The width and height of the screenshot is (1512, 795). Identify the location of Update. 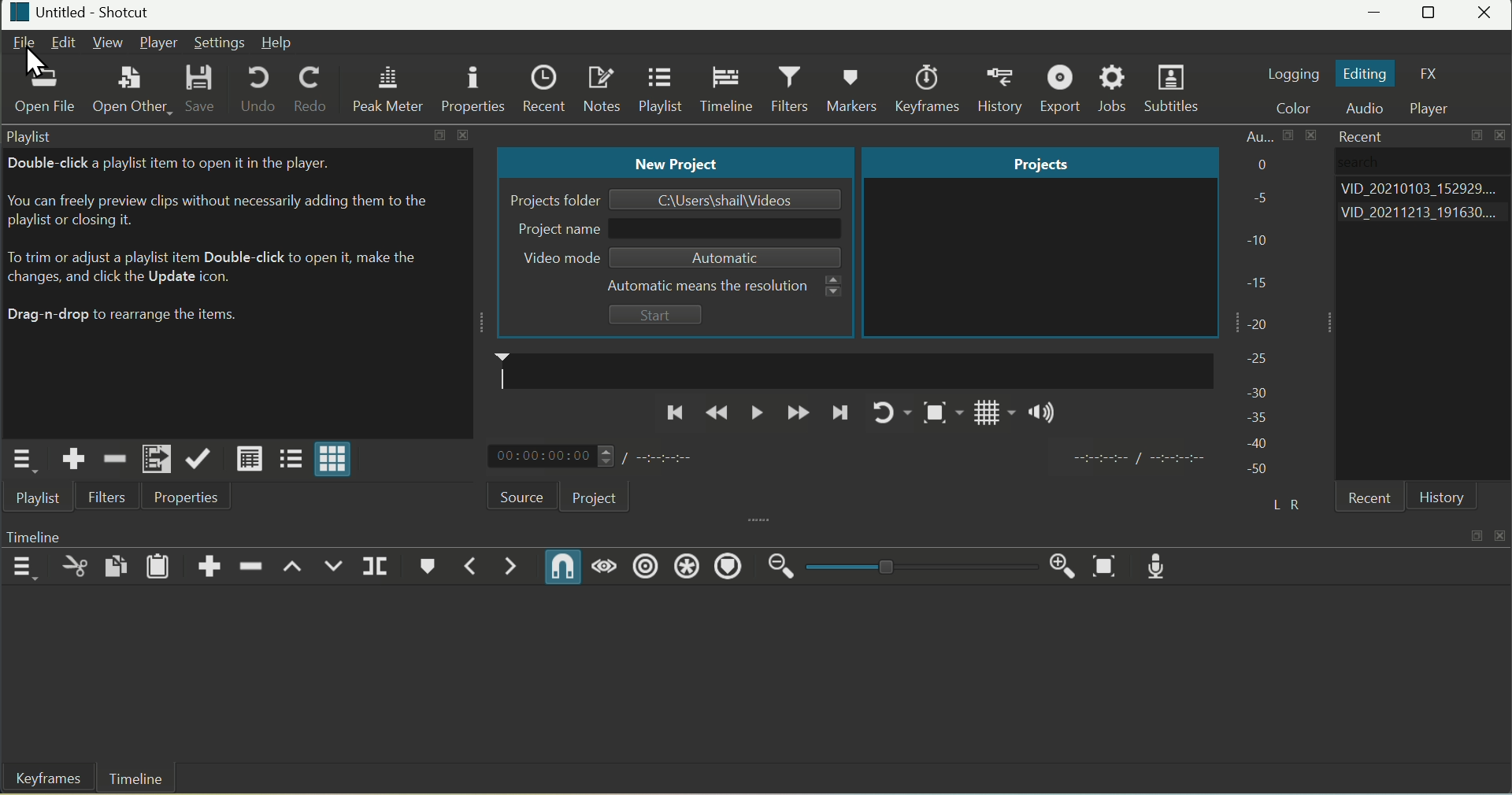
(198, 457).